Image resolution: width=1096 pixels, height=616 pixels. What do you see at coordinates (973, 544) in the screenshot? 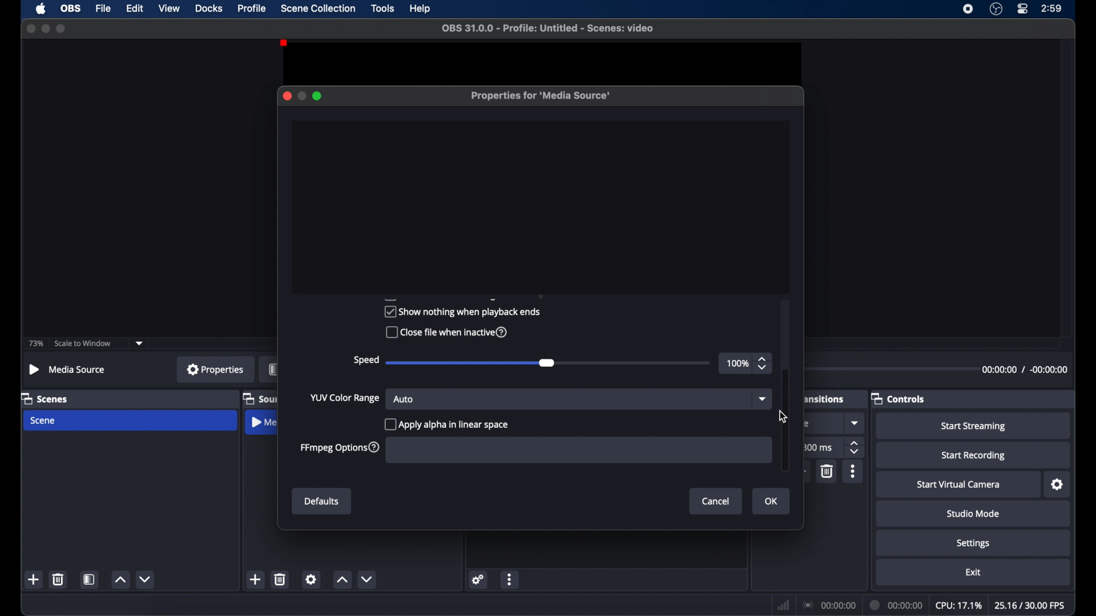
I see `settings` at bounding box center [973, 544].